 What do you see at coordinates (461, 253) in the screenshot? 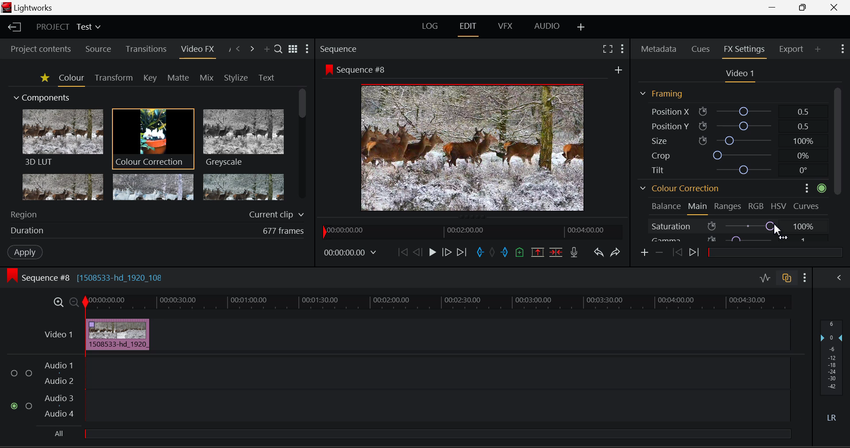
I see `To End` at bounding box center [461, 253].